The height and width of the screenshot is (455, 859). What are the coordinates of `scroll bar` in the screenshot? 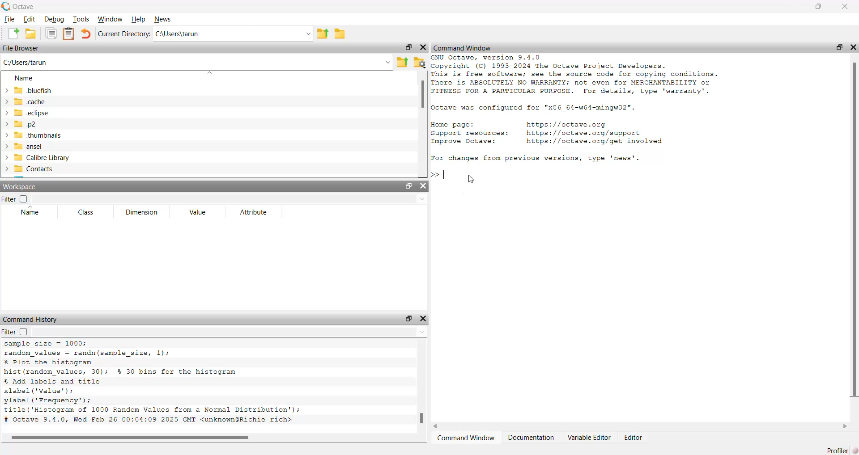 It's located at (130, 438).